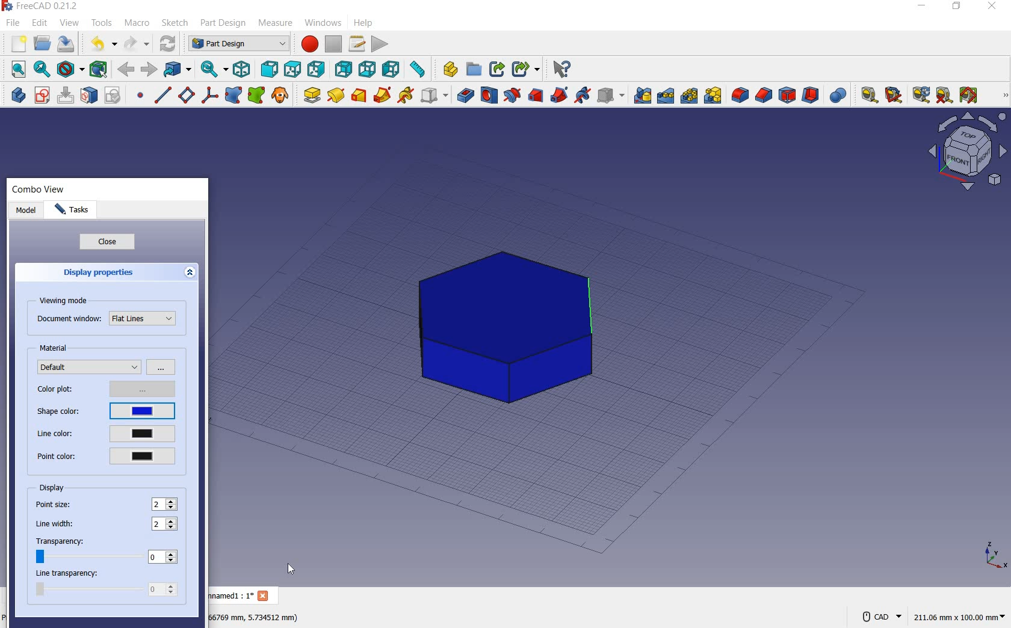  What do you see at coordinates (254, 617) in the screenshot?
I see `66759 mm,5.734512 mm(DIMENSION)` at bounding box center [254, 617].